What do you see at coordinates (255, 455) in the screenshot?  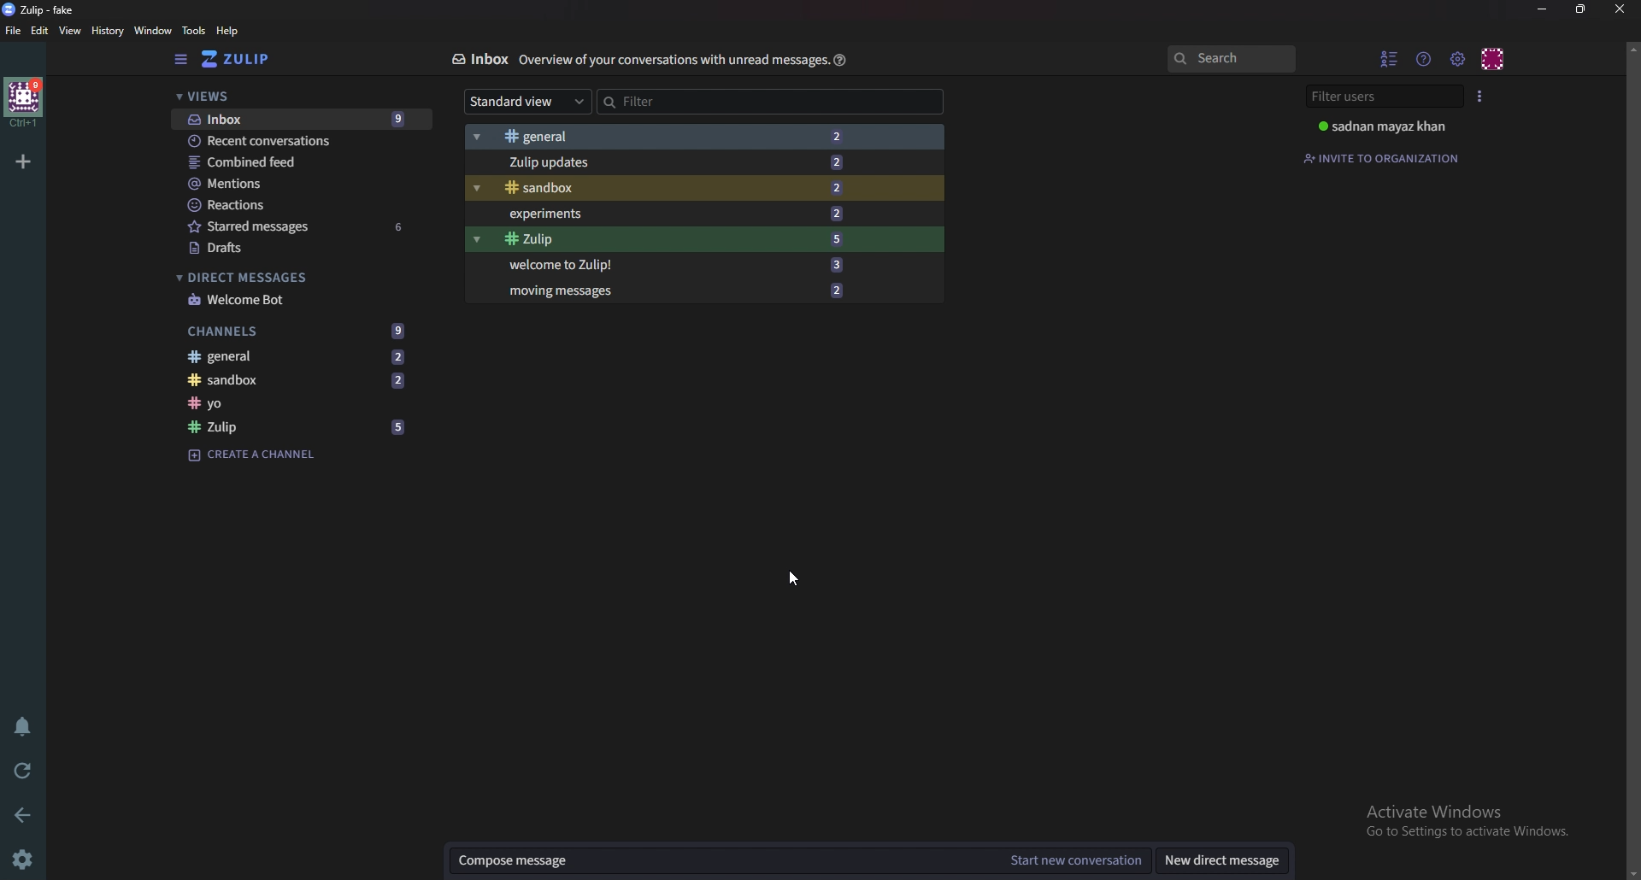 I see `Create a channel` at bounding box center [255, 455].